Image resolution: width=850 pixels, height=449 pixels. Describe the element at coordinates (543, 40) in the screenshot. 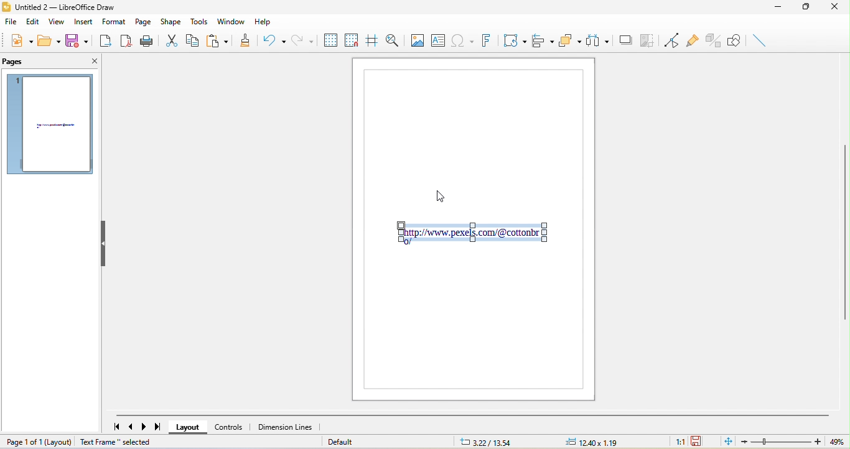

I see `align object` at that location.